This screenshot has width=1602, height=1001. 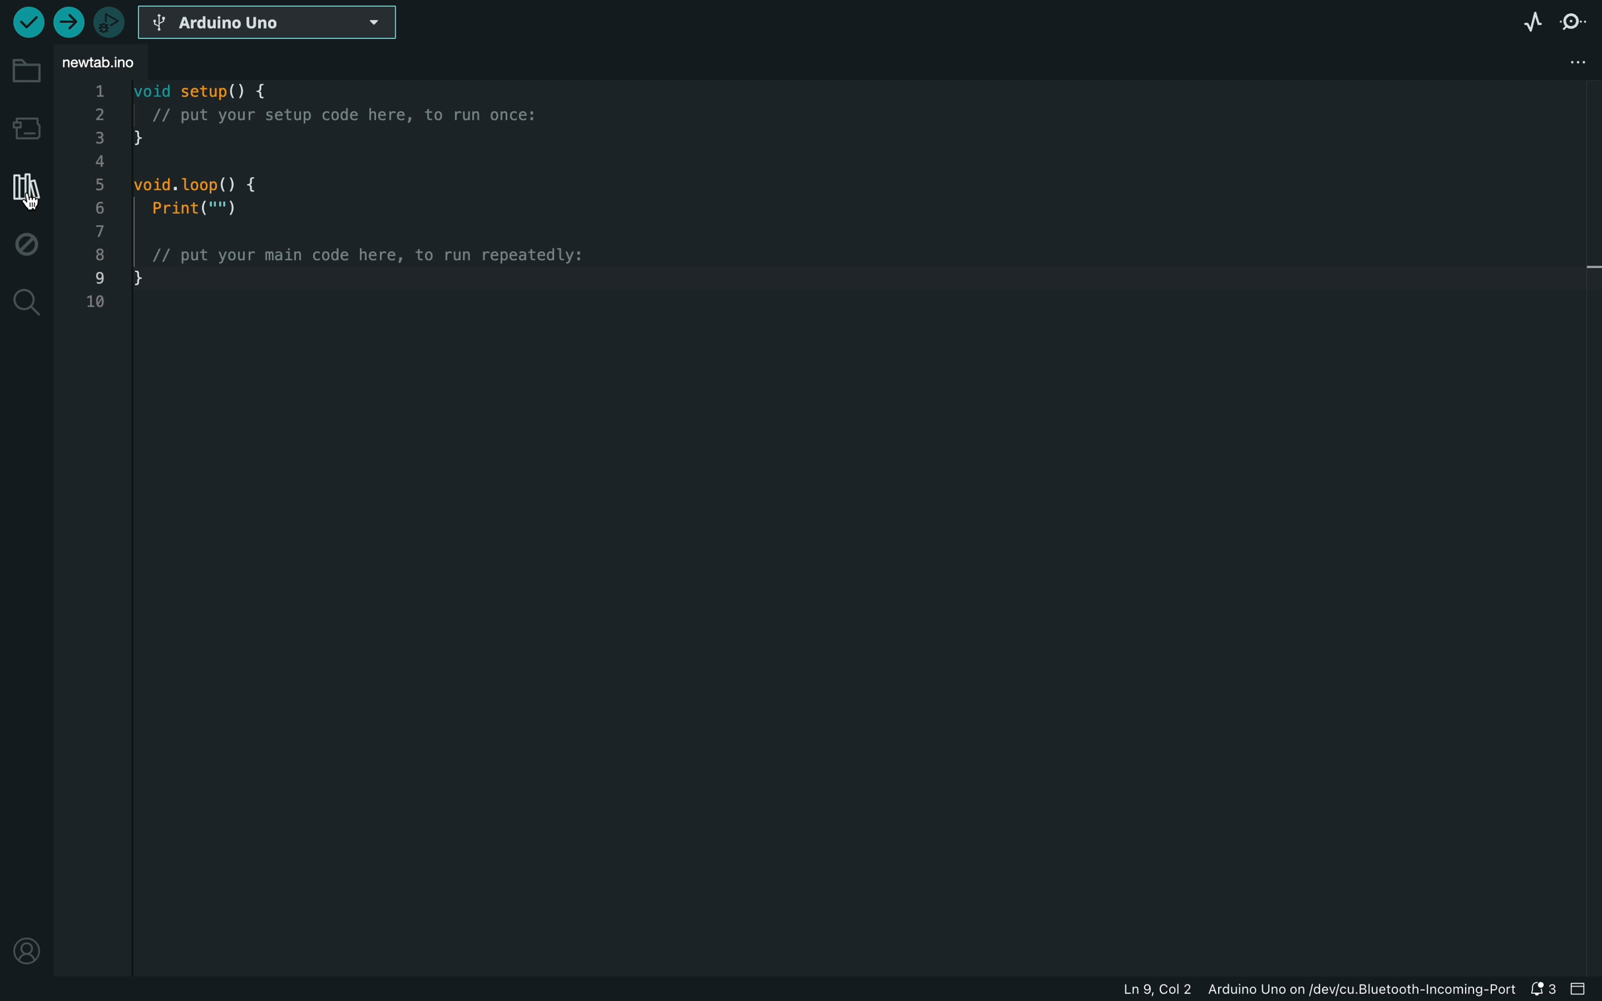 I want to click on file tab, so click(x=120, y=61).